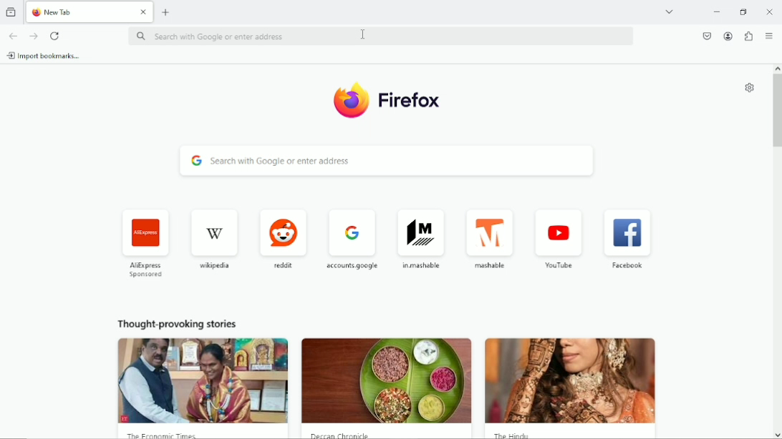 Image resolution: width=782 pixels, height=439 pixels. What do you see at coordinates (214, 238) in the screenshot?
I see `wikipedia` at bounding box center [214, 238].